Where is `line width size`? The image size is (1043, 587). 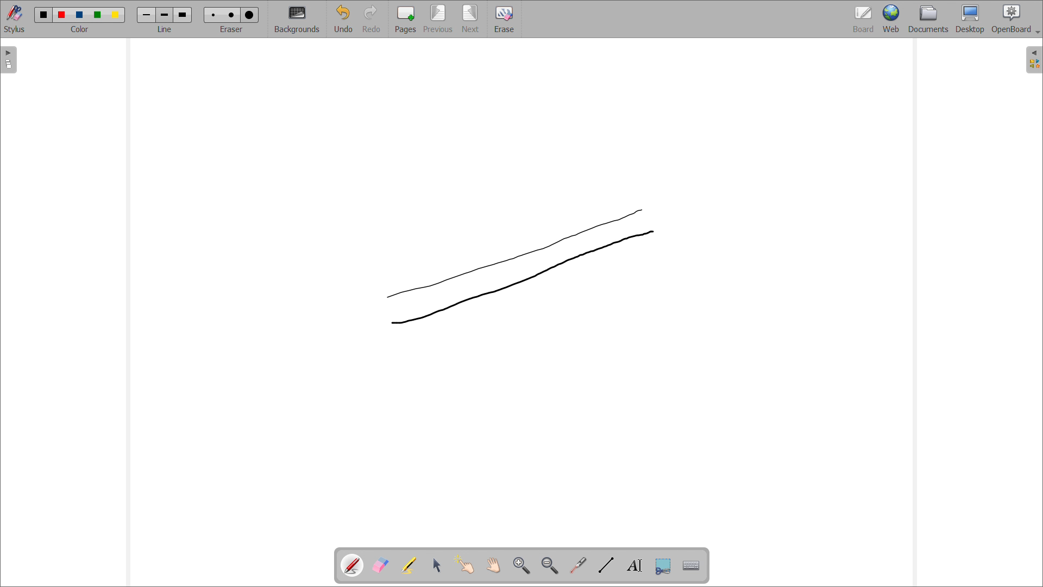 line width size is located at coordinates (165, 16).